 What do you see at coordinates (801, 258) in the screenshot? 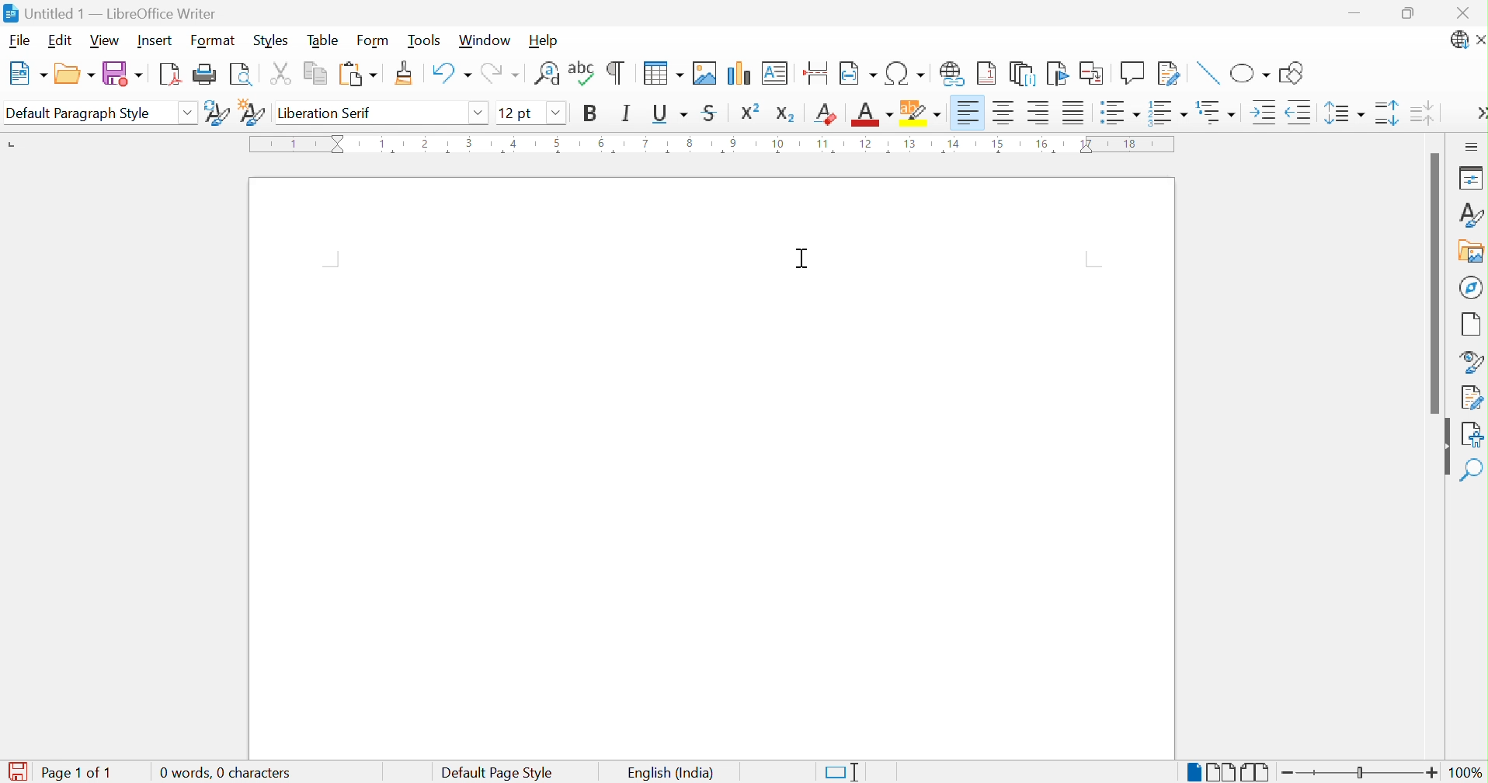
I see `Cursor` at bounding box center [801, 258].